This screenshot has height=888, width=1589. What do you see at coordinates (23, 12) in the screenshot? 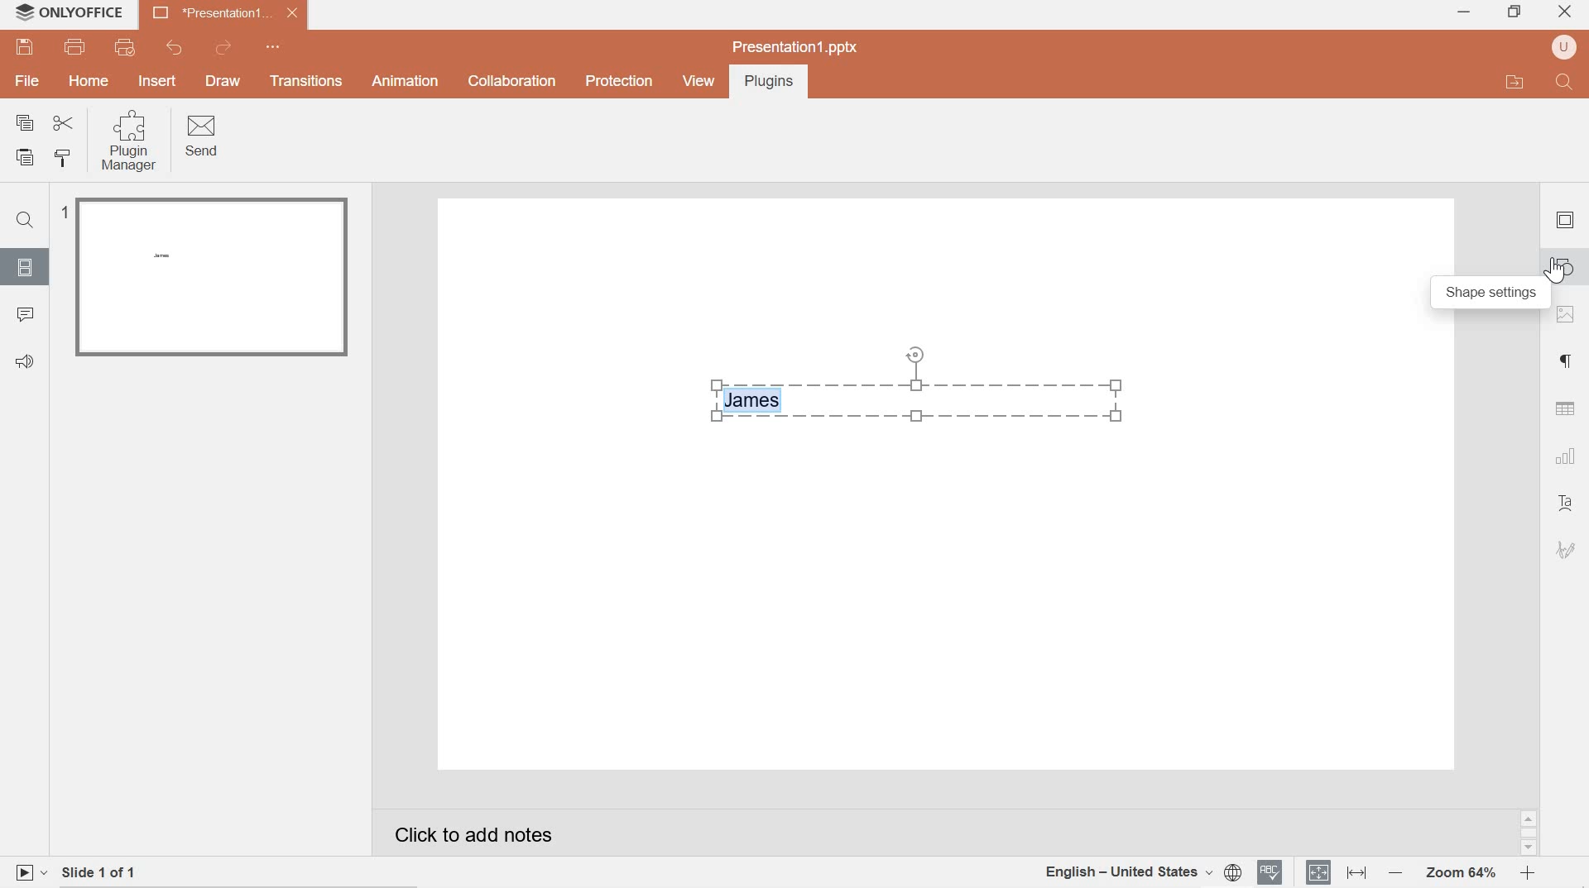
I see `system logo` at bounding box center [23, 12].